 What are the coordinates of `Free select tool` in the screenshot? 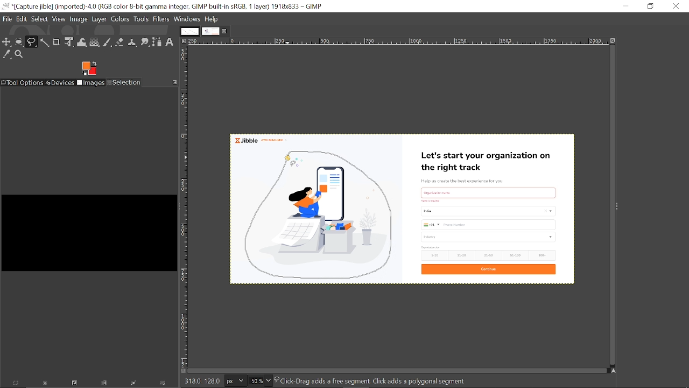 It's located at (32, 42).